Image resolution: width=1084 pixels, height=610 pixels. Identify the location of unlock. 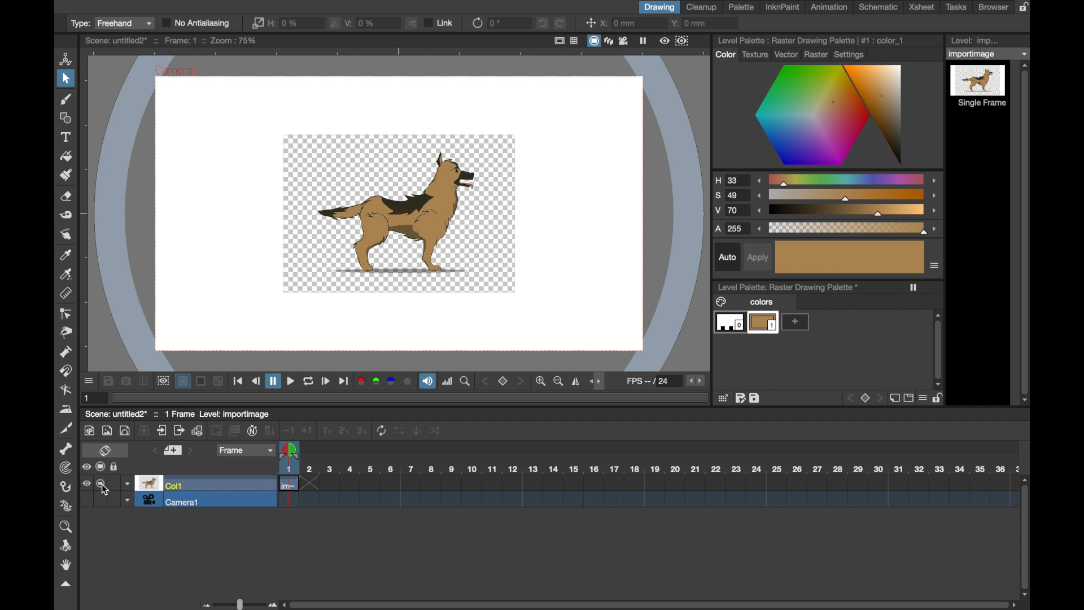
(939, 398).